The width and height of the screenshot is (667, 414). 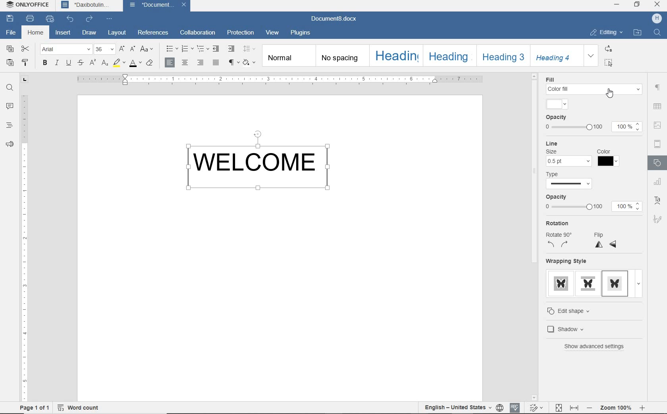 What do you see at coordinates (301, 33) in the screenshot?
I see `PLUGINS` at bounding box center [301, 33].